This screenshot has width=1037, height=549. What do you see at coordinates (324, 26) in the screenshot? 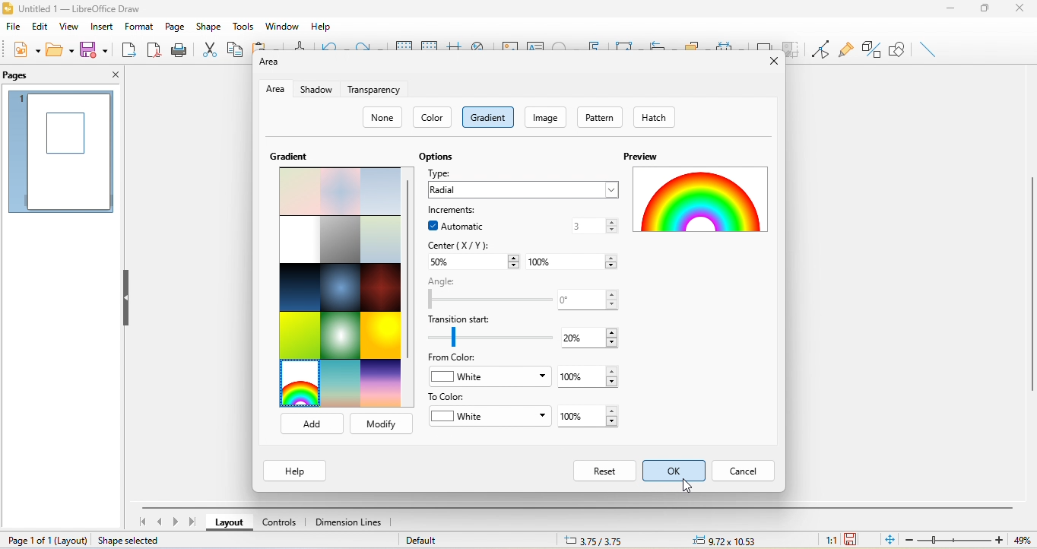
I see `help` at bounding box center [324, 26].